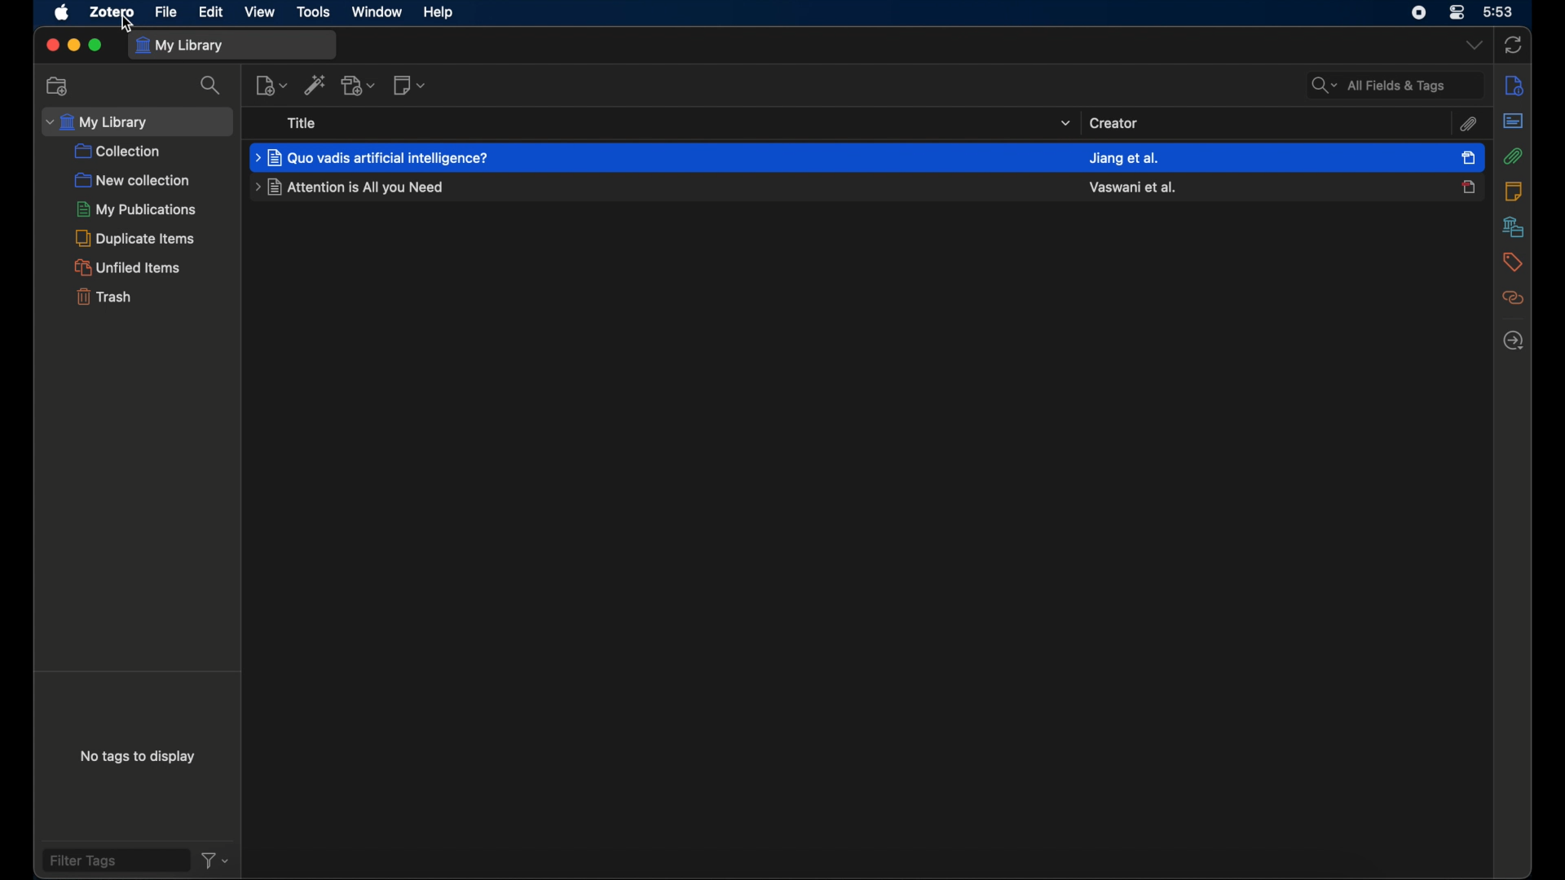 This screenshot has width=1565, height=880. Describe the element at coordinates (351, 187) in the screenshot. I see `journal title` at that location.